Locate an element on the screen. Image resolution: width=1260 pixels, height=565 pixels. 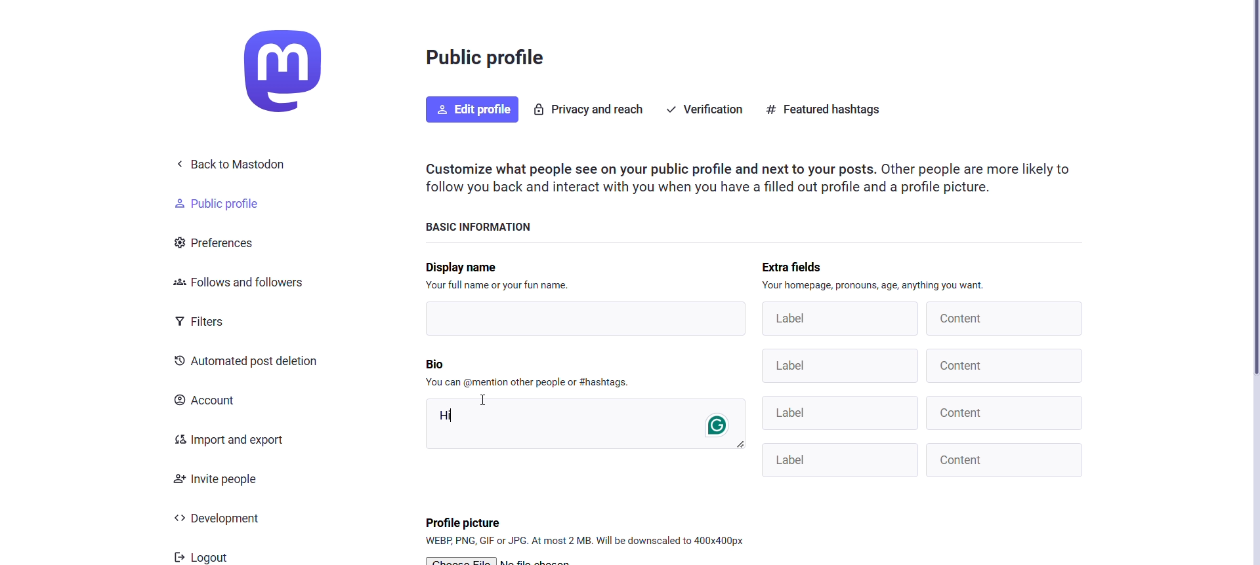
grammerly is located at coordinates (717, 425).